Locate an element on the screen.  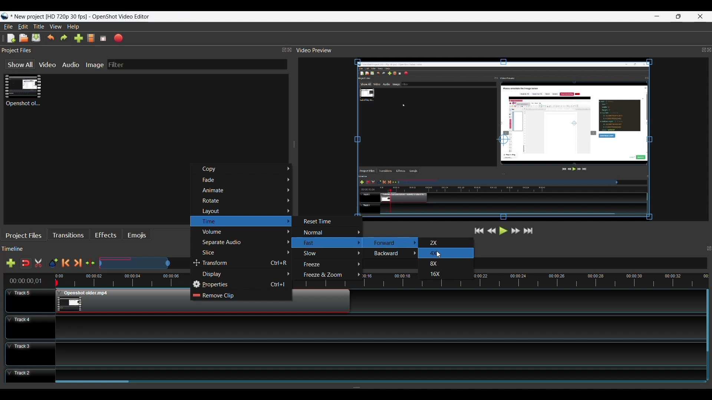
Save File is located at coordinates (36, 38).